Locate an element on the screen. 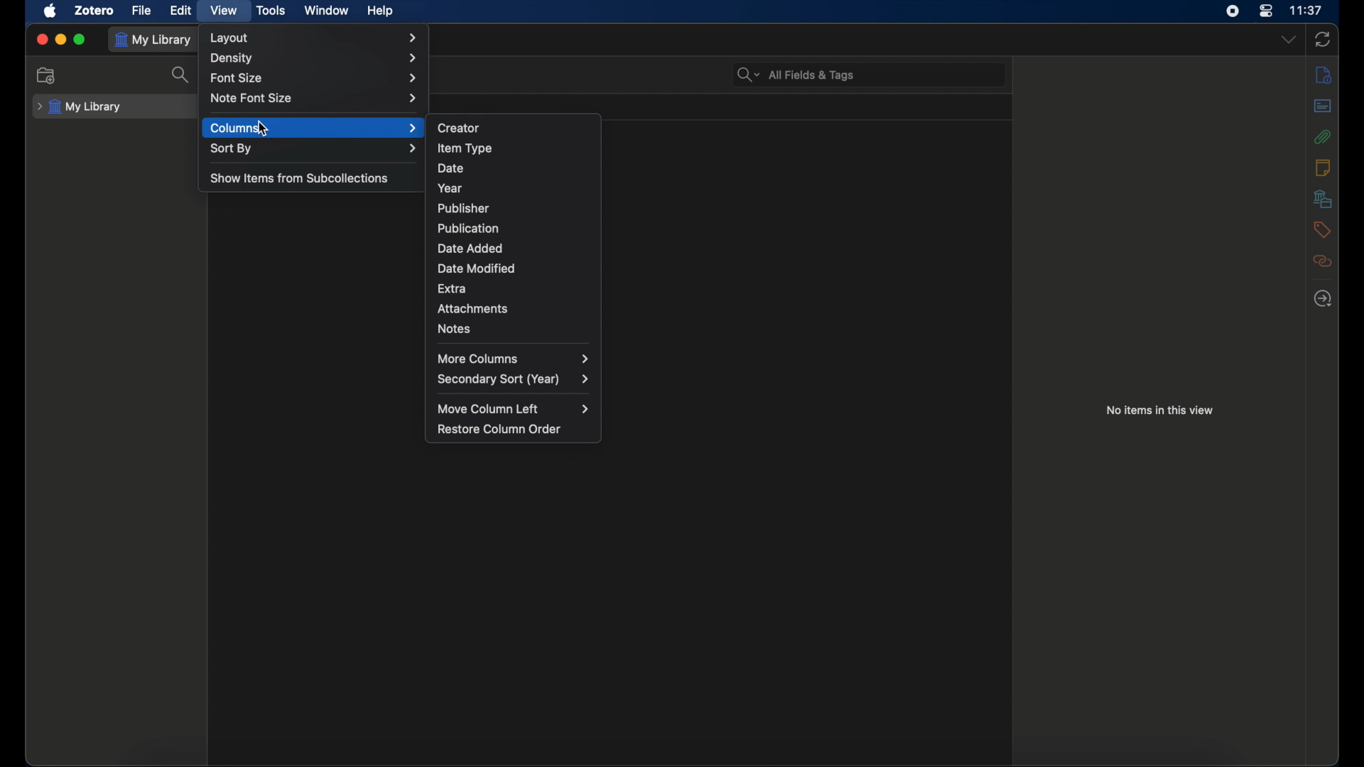 The width and height of the screenshot is (1364, 767). all fields & tags is located at coordinates (796, 74).